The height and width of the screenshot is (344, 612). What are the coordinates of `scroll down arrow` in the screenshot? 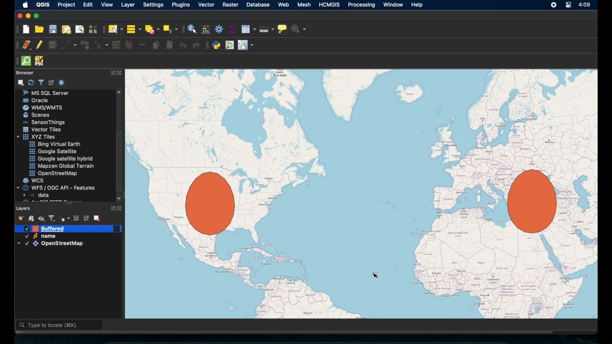 It's located at (119, 198).